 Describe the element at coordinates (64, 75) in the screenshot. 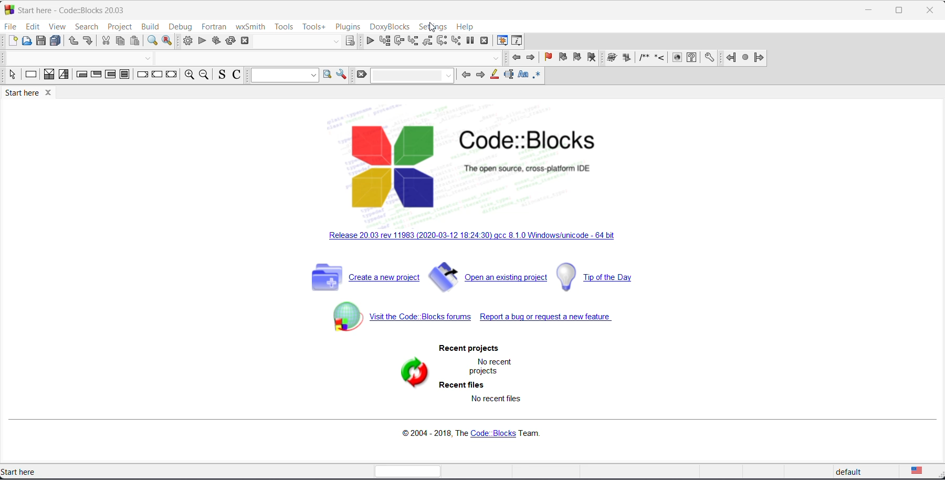

I see `selection` at that location.